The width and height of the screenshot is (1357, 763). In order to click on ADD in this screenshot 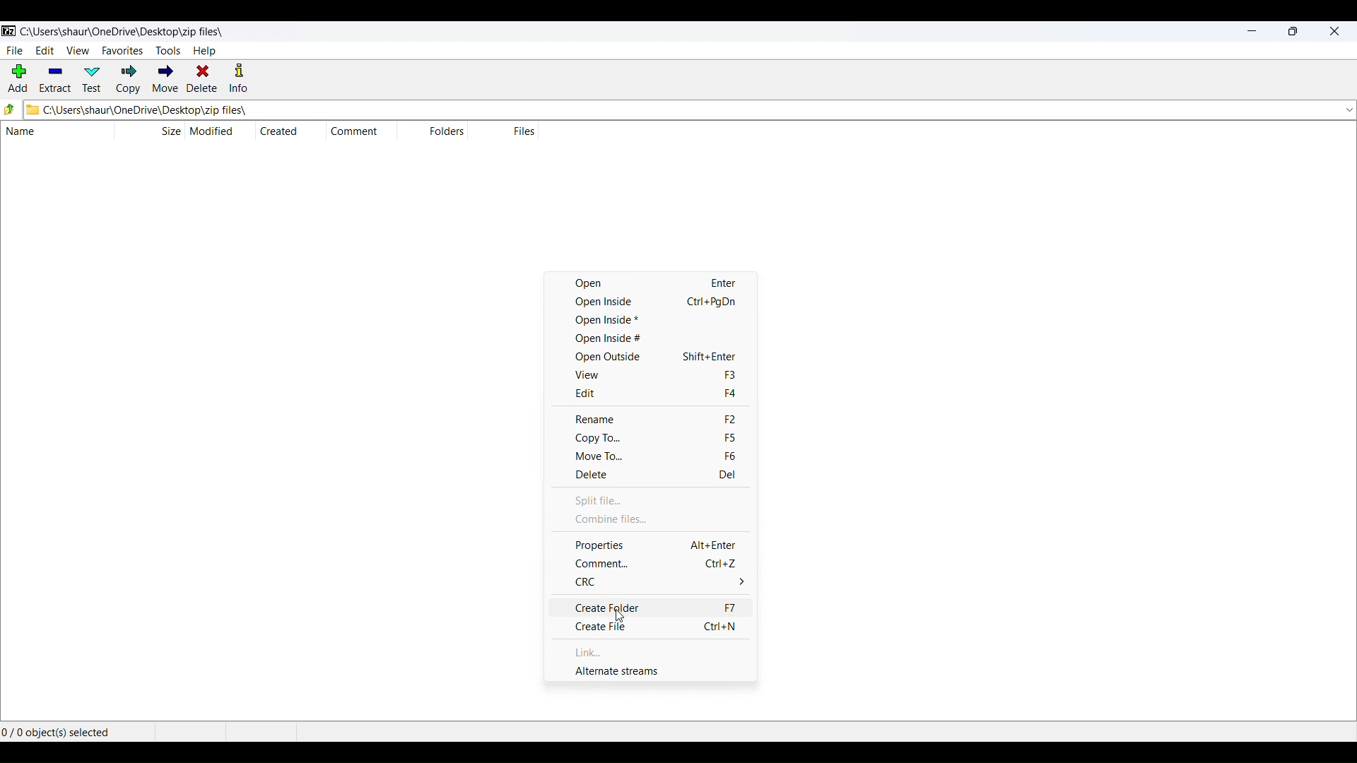, I will do `click(16, 80)`.